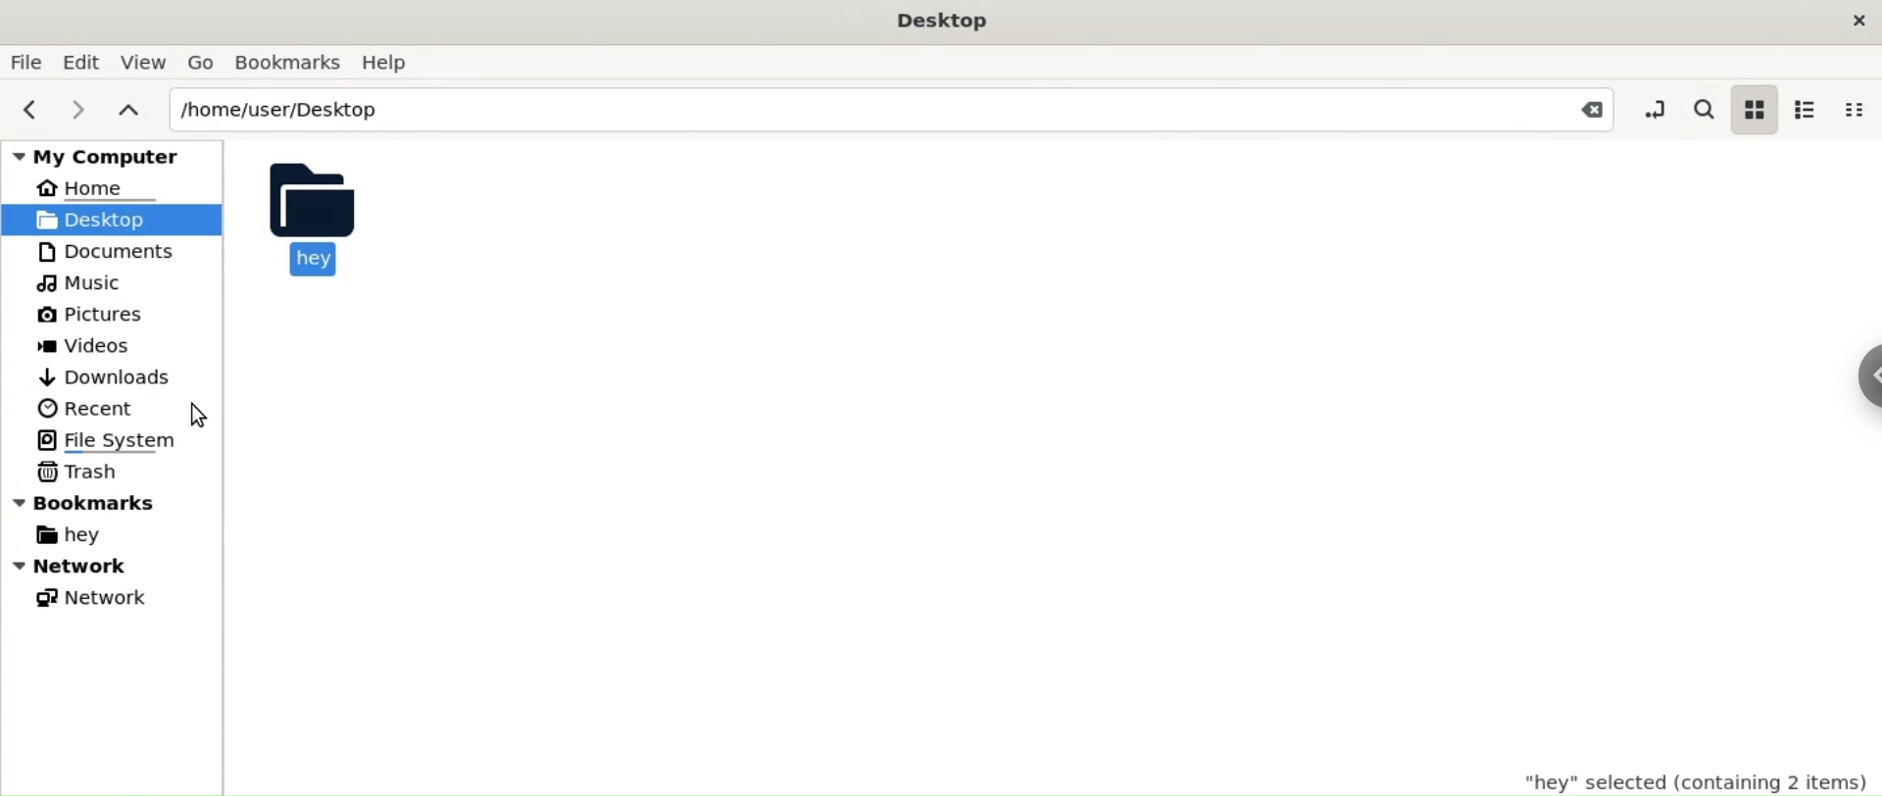  Describe the element at coordinates (1809, 109) in the screenshot. I see `list view` at that location.